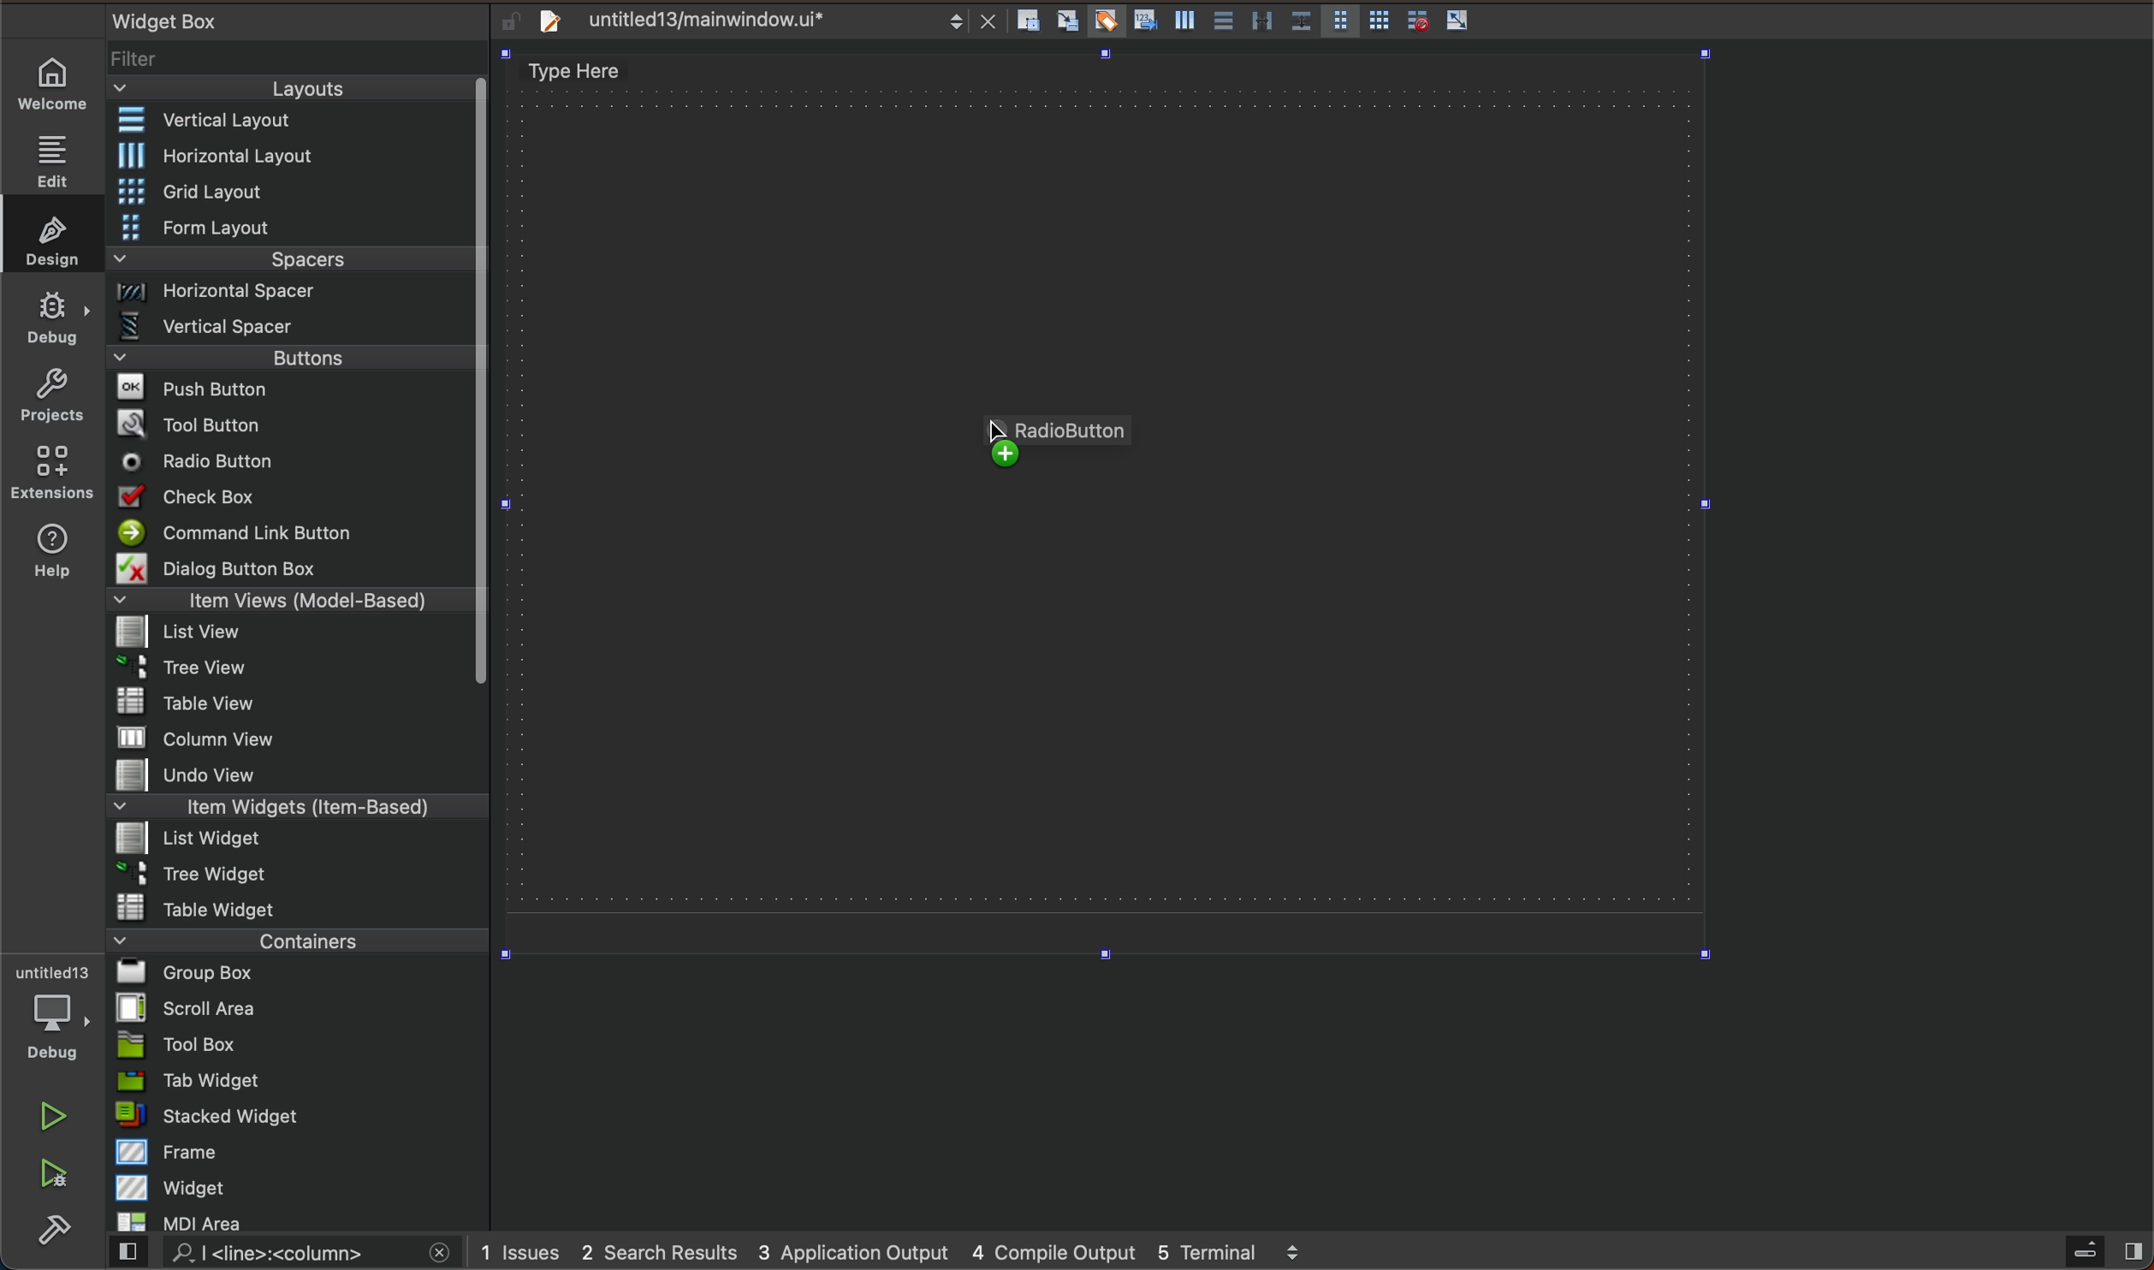 This screenshot has width=2154, height=1270. What do you see at coordinates (294, 424) in the screenshot?
I see `tool button` at bounding box center [294, 424].